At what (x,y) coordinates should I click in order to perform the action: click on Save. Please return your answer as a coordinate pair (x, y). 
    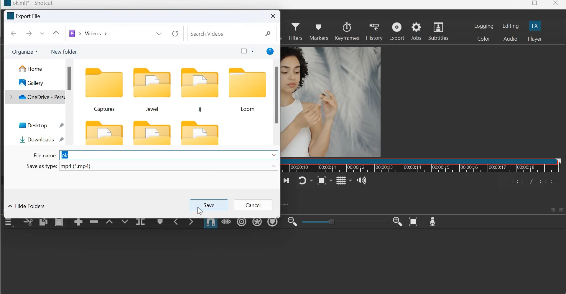
    Looking at the image, I should click on (210, 205).